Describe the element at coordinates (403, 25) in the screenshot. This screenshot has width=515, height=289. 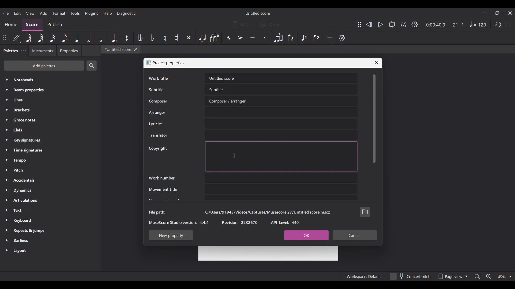
I see `Metronome` at that location.